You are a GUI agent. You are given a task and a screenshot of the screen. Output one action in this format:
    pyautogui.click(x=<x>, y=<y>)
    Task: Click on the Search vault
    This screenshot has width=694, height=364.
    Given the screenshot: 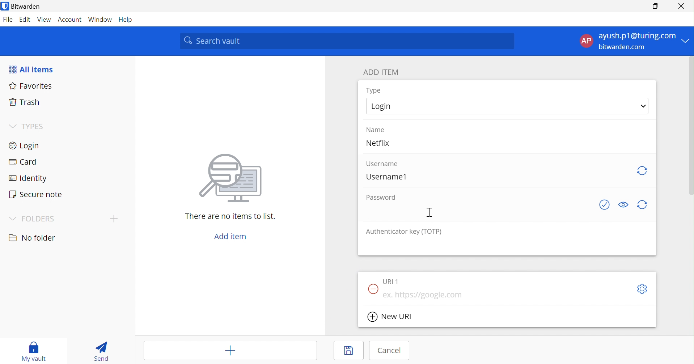 What is the action you would take?
    pyautogui.click(x=346, y=41)
    